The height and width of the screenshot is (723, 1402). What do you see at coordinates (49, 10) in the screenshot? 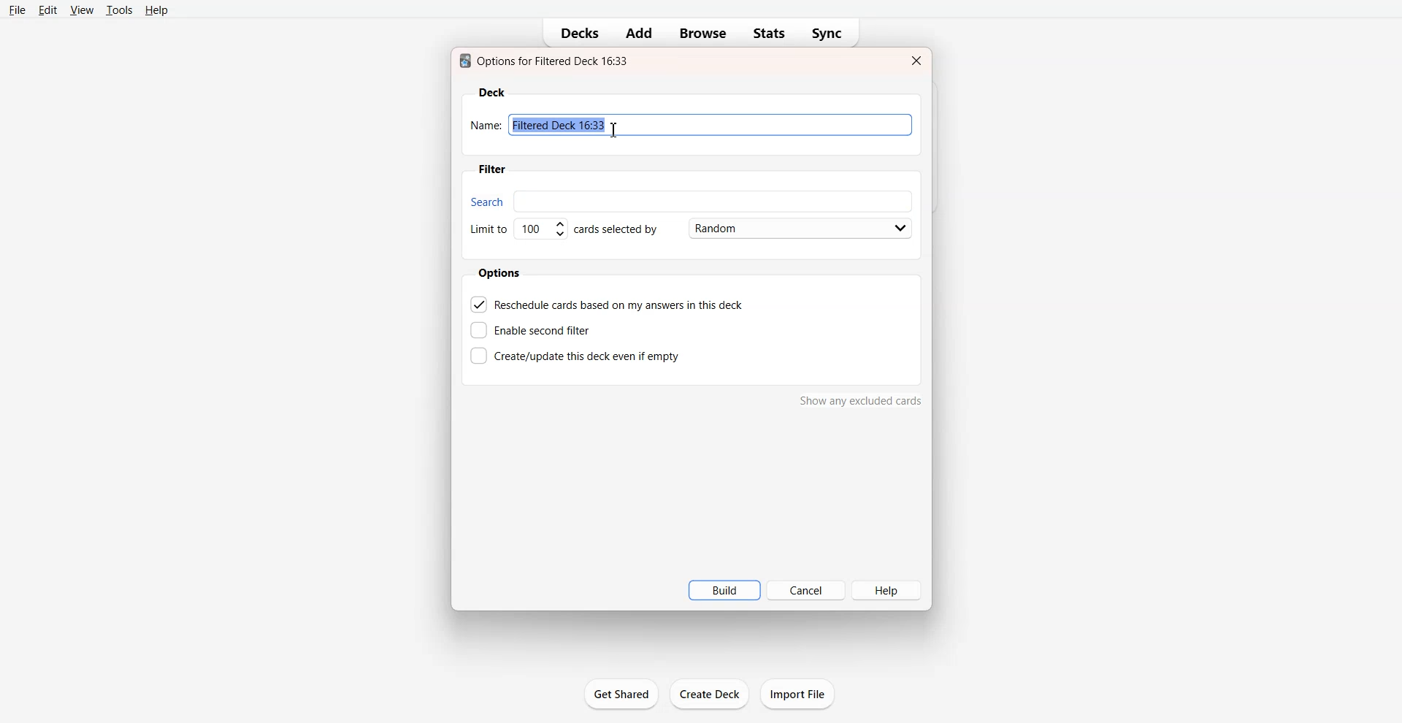
I see `Edit` at bounding box center [49, 10].